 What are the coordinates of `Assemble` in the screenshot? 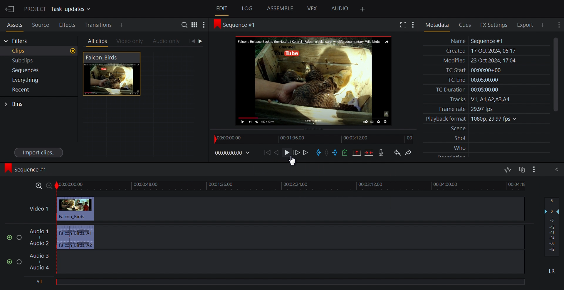 It's located at (281, 8).